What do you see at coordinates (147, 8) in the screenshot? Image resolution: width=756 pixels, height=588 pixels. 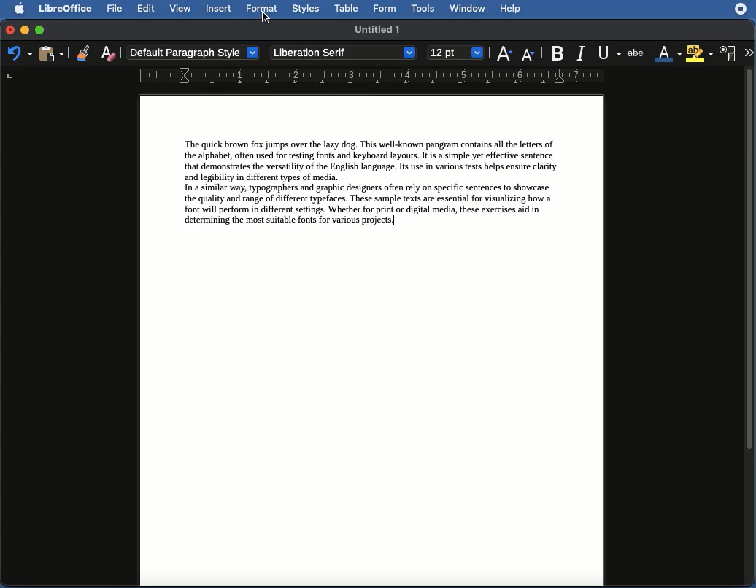 I see `Edit` at bounding box center [147, 8].